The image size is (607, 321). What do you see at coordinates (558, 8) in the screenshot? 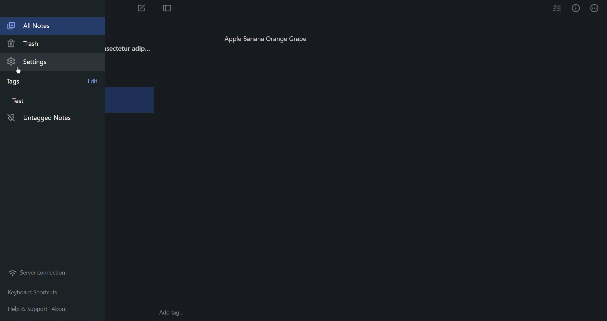
I see `Checklist` at bounding box center [558, 8].